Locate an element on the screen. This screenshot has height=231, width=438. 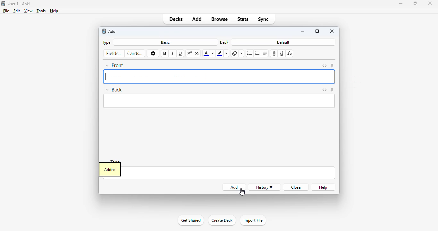
help is located at coordinates (323, 187).